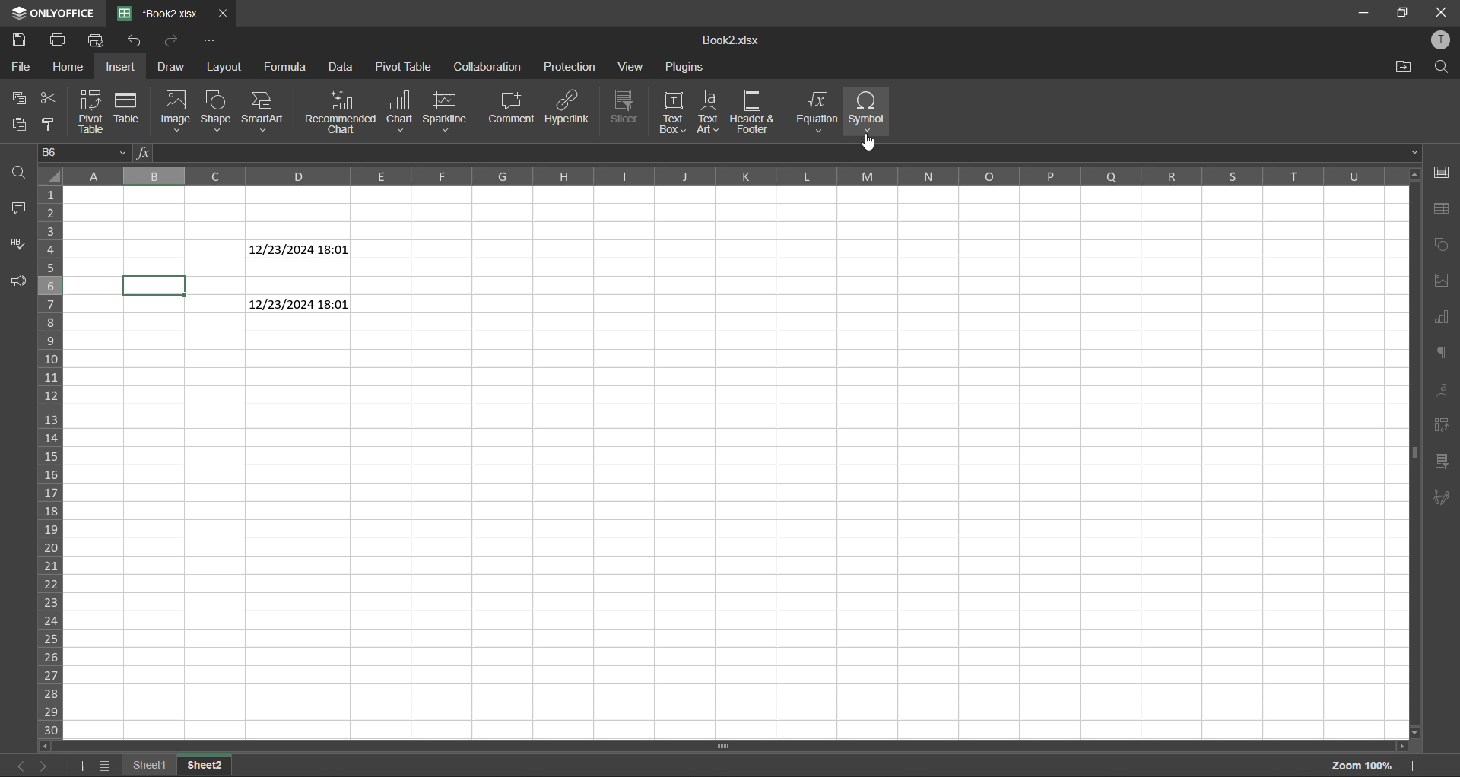 Image resolution: width=1460 pixels, height=777 pixels. What do you see at coordinates (157, 14) in the screenshot?
I see `book2.xlsx` at bounding box center [157, 14].